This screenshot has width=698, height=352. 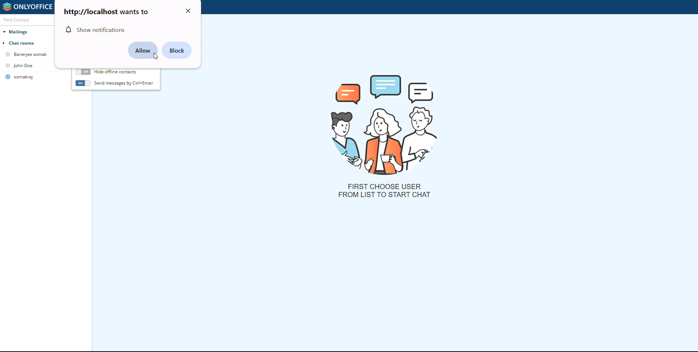 What do you see at coordinates (24, 65) in the screenshot?
I see `john dow` at bounding box center [24, 65].